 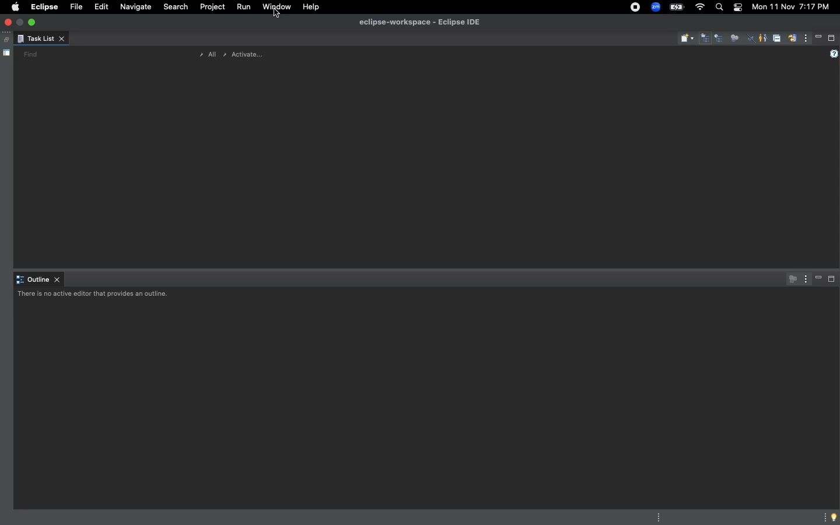 I want to click on Notification , so click(x=736, y=7).